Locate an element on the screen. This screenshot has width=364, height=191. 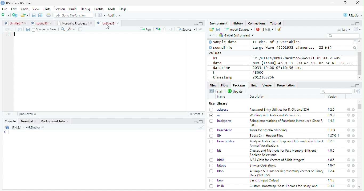
User Library is located at coordinates (218, 103).